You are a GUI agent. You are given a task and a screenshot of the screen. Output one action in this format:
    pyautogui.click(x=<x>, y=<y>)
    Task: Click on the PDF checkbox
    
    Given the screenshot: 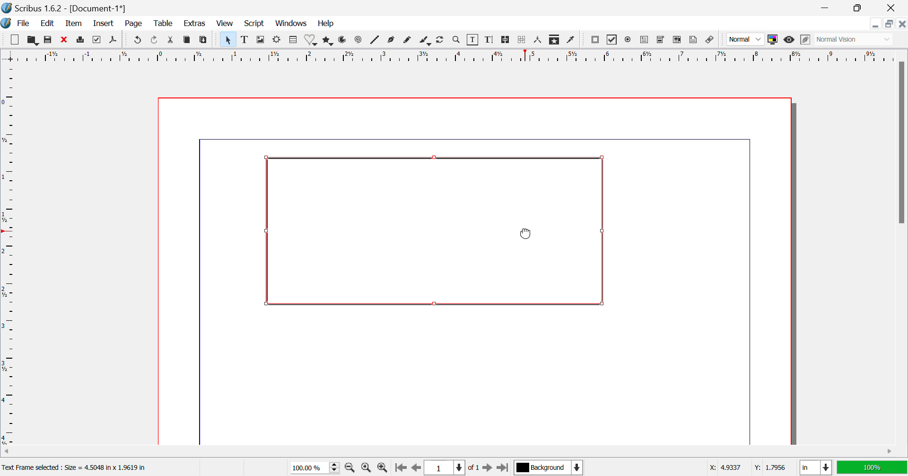 What is the action you would take?
    pyautogui.click(x=612, y=39)
    